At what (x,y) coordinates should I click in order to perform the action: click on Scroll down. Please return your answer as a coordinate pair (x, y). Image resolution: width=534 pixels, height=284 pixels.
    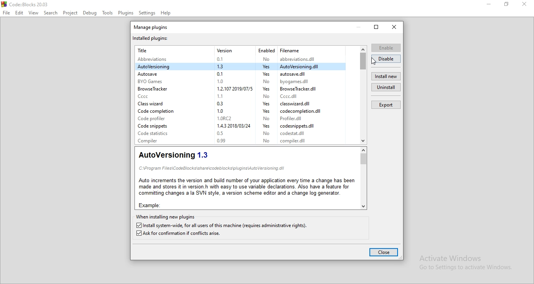
    Looking at the image, I should click on (364, 141).